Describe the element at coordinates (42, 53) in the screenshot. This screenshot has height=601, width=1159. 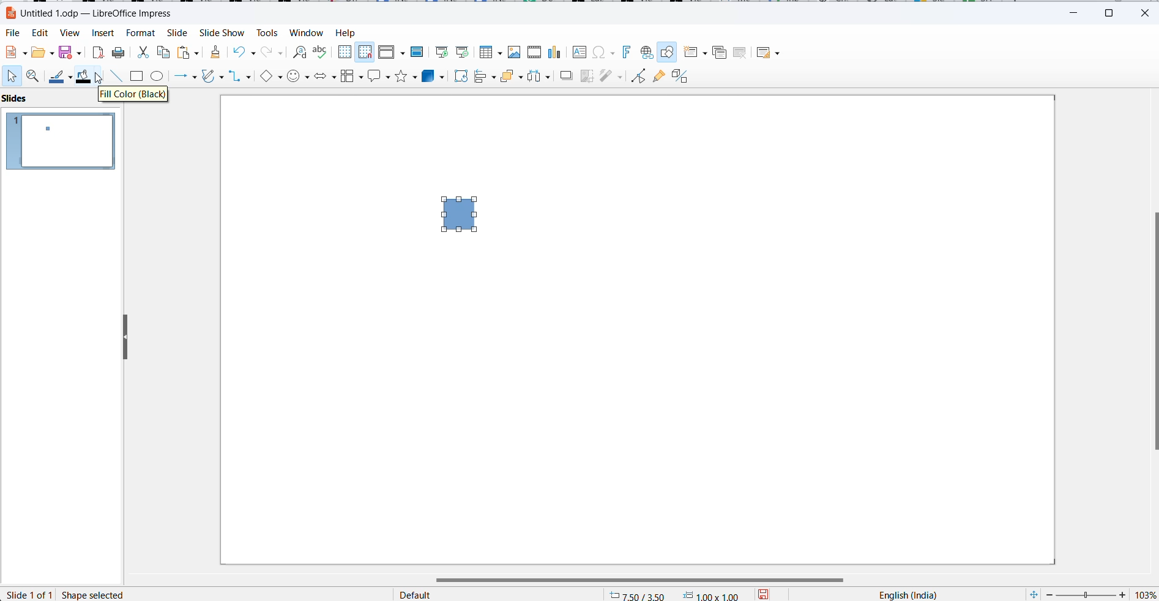
I see `fill options` at that location.